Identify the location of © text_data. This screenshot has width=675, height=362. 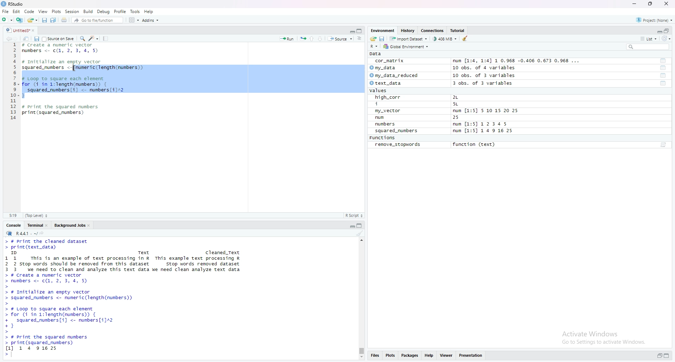
(386, 84).